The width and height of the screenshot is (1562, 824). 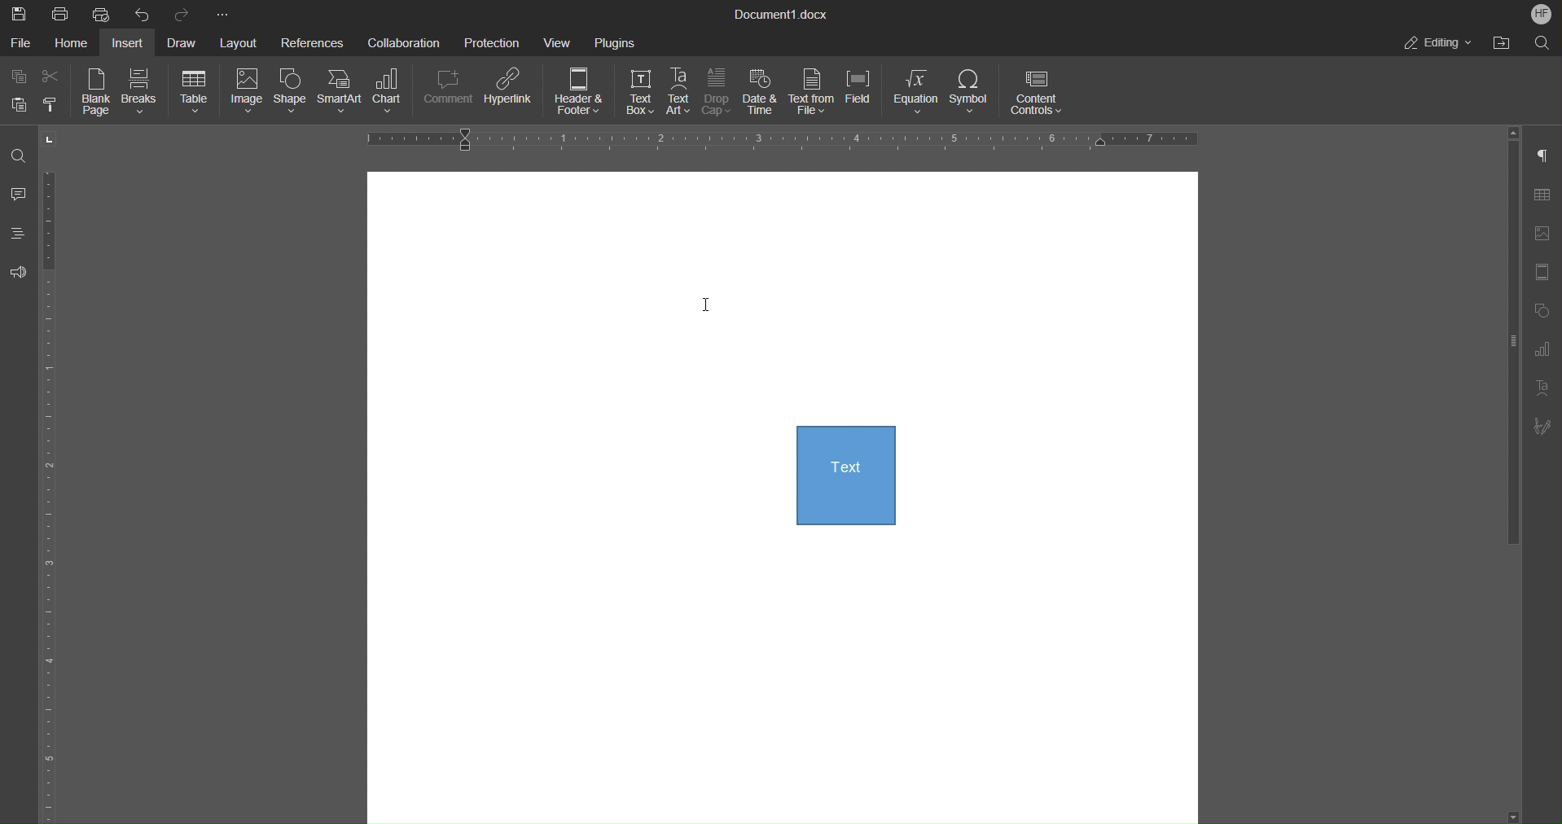 I want to click on Text from File, so click(x=813, y=93).